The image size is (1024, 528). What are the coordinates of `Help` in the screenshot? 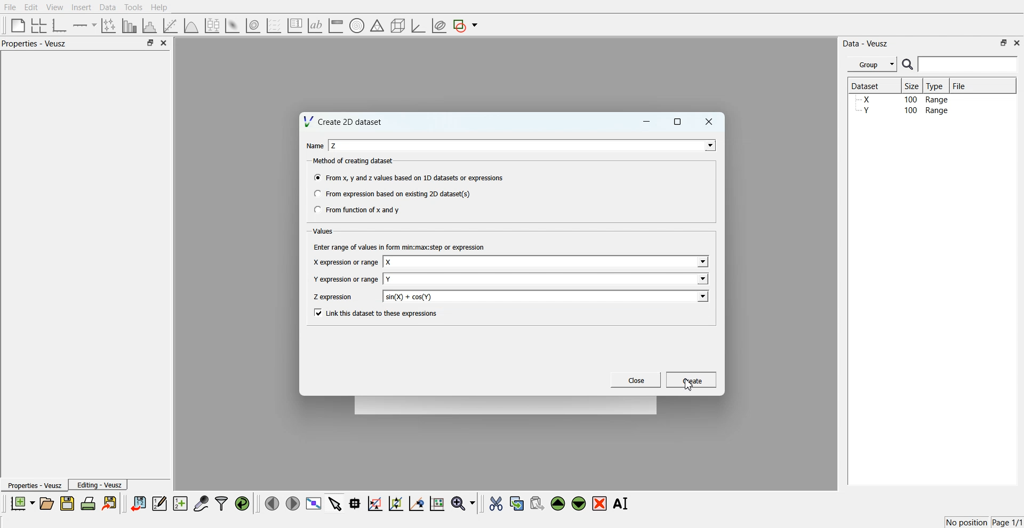 It's located at (159, 7).